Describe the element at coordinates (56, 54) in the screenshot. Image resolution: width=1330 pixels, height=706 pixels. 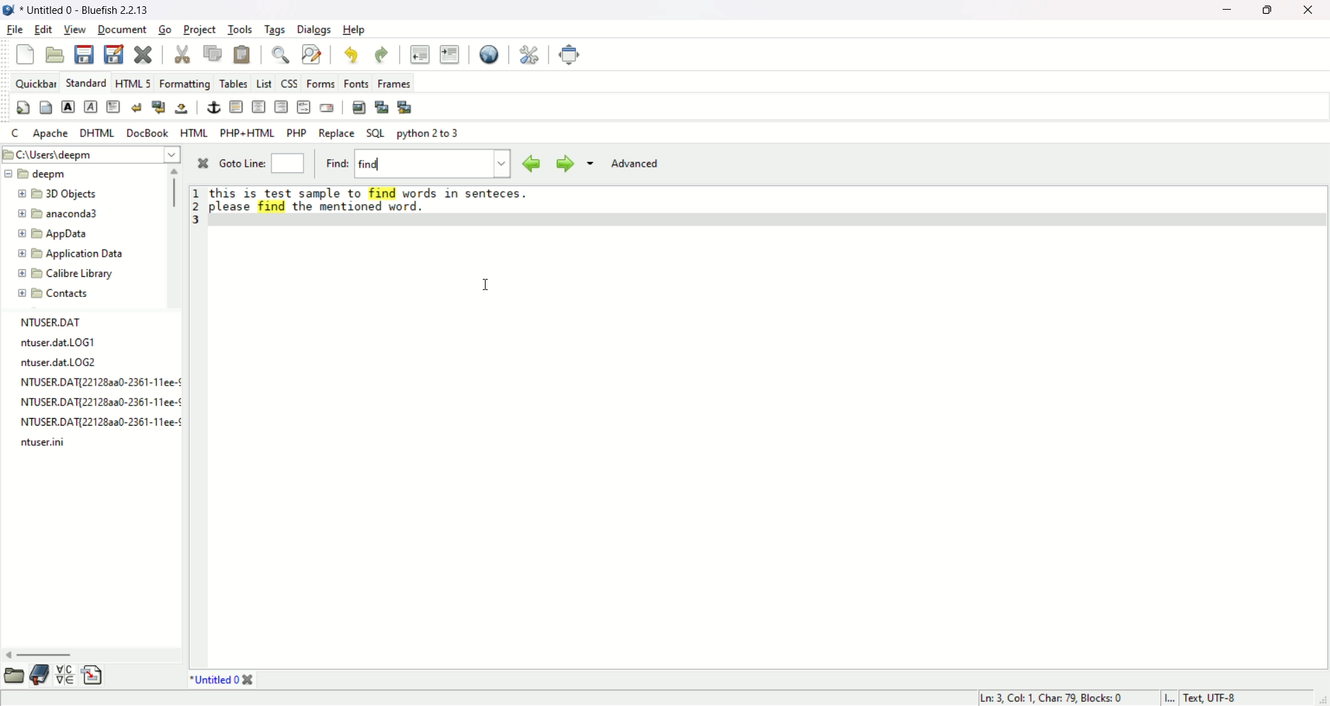
I see `open` at that location.